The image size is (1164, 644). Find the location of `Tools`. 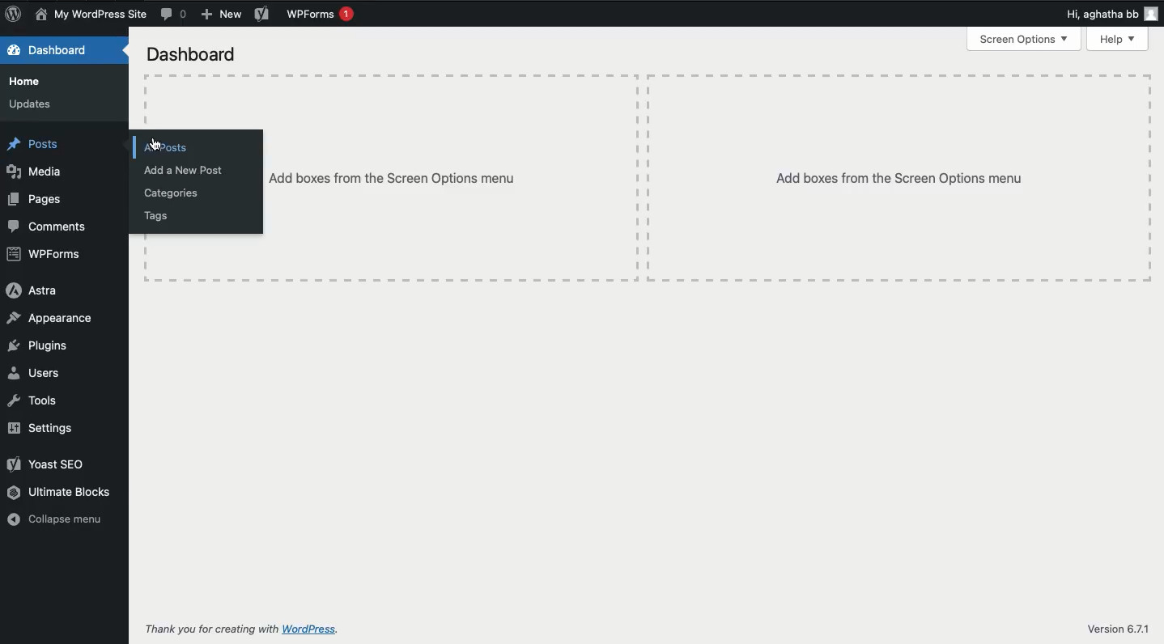

Tools is located at coordinates (36, 400).